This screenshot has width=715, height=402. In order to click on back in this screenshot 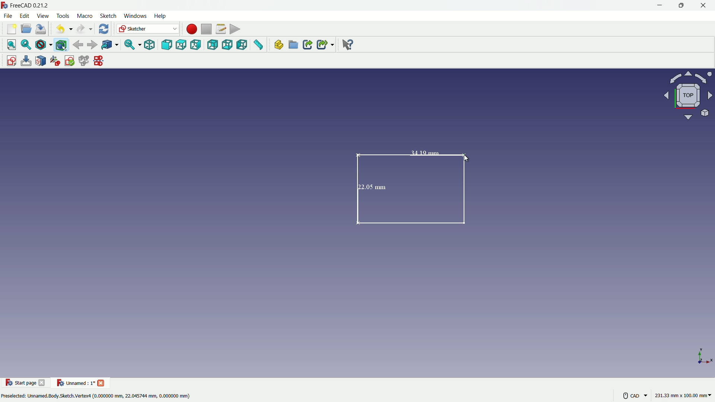, I will do `click(78, 44)`.